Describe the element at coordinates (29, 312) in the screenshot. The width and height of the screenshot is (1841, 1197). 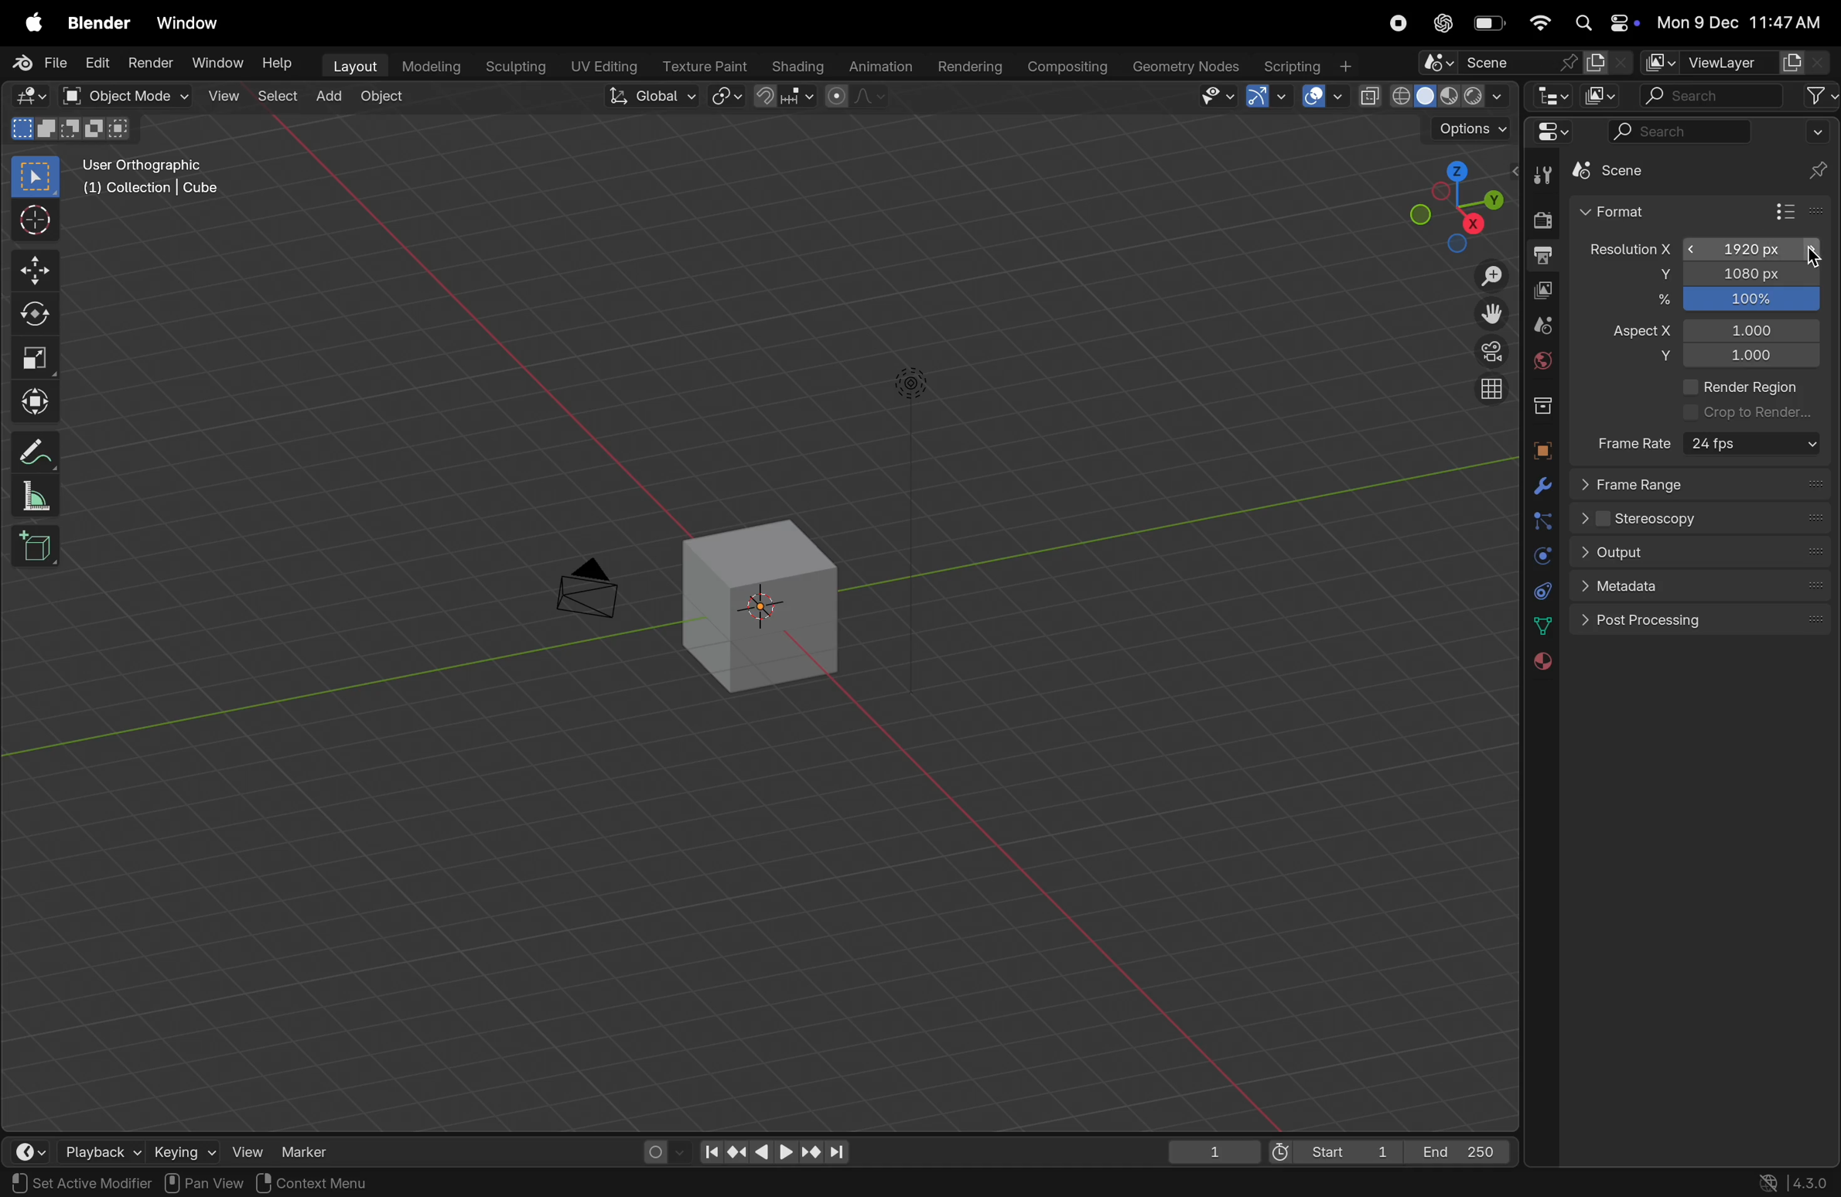
I see `rotate` at that location.